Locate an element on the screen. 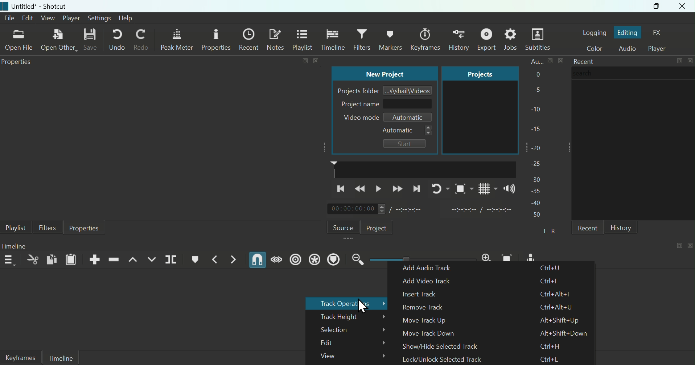  Project name is located at coordinates (384, 104).